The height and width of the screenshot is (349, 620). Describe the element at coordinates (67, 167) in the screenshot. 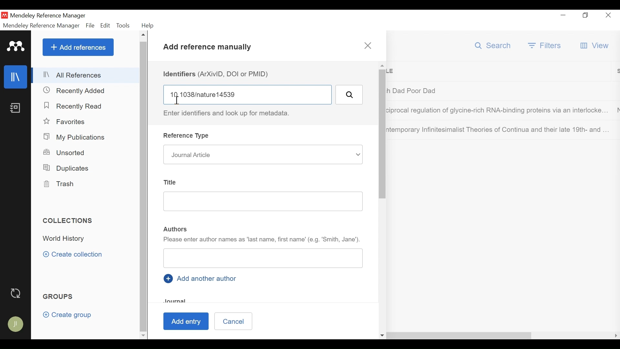

I see `Duplicates` at that location.